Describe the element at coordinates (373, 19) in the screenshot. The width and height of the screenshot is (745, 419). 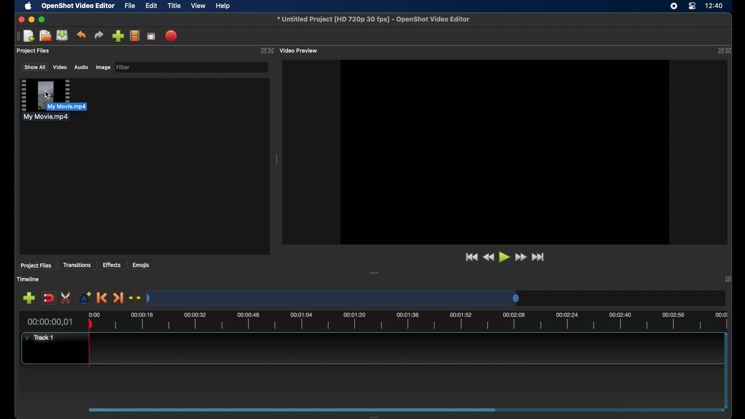
I see `file name` at that location.